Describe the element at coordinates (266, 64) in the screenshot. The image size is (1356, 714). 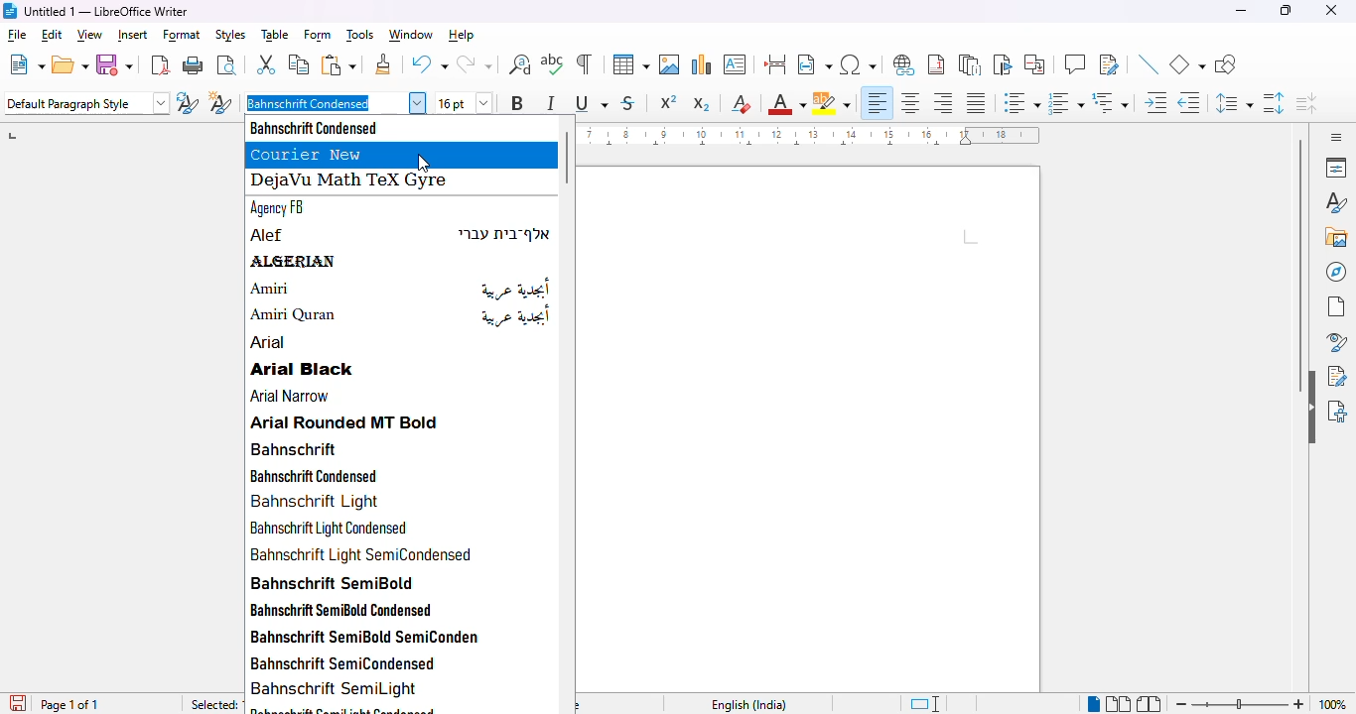
I see `cut` at that location.